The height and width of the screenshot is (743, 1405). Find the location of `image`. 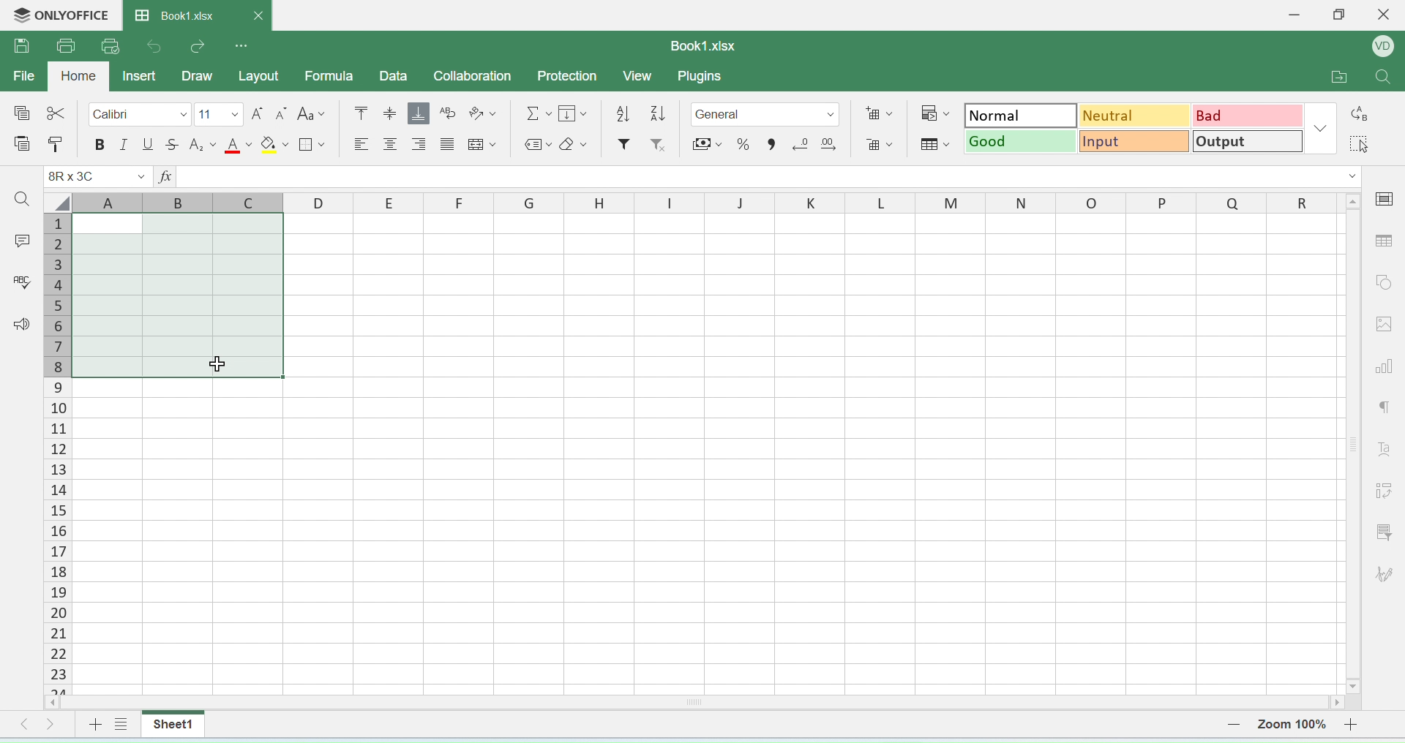

image is located at coordinates (1386, 327).